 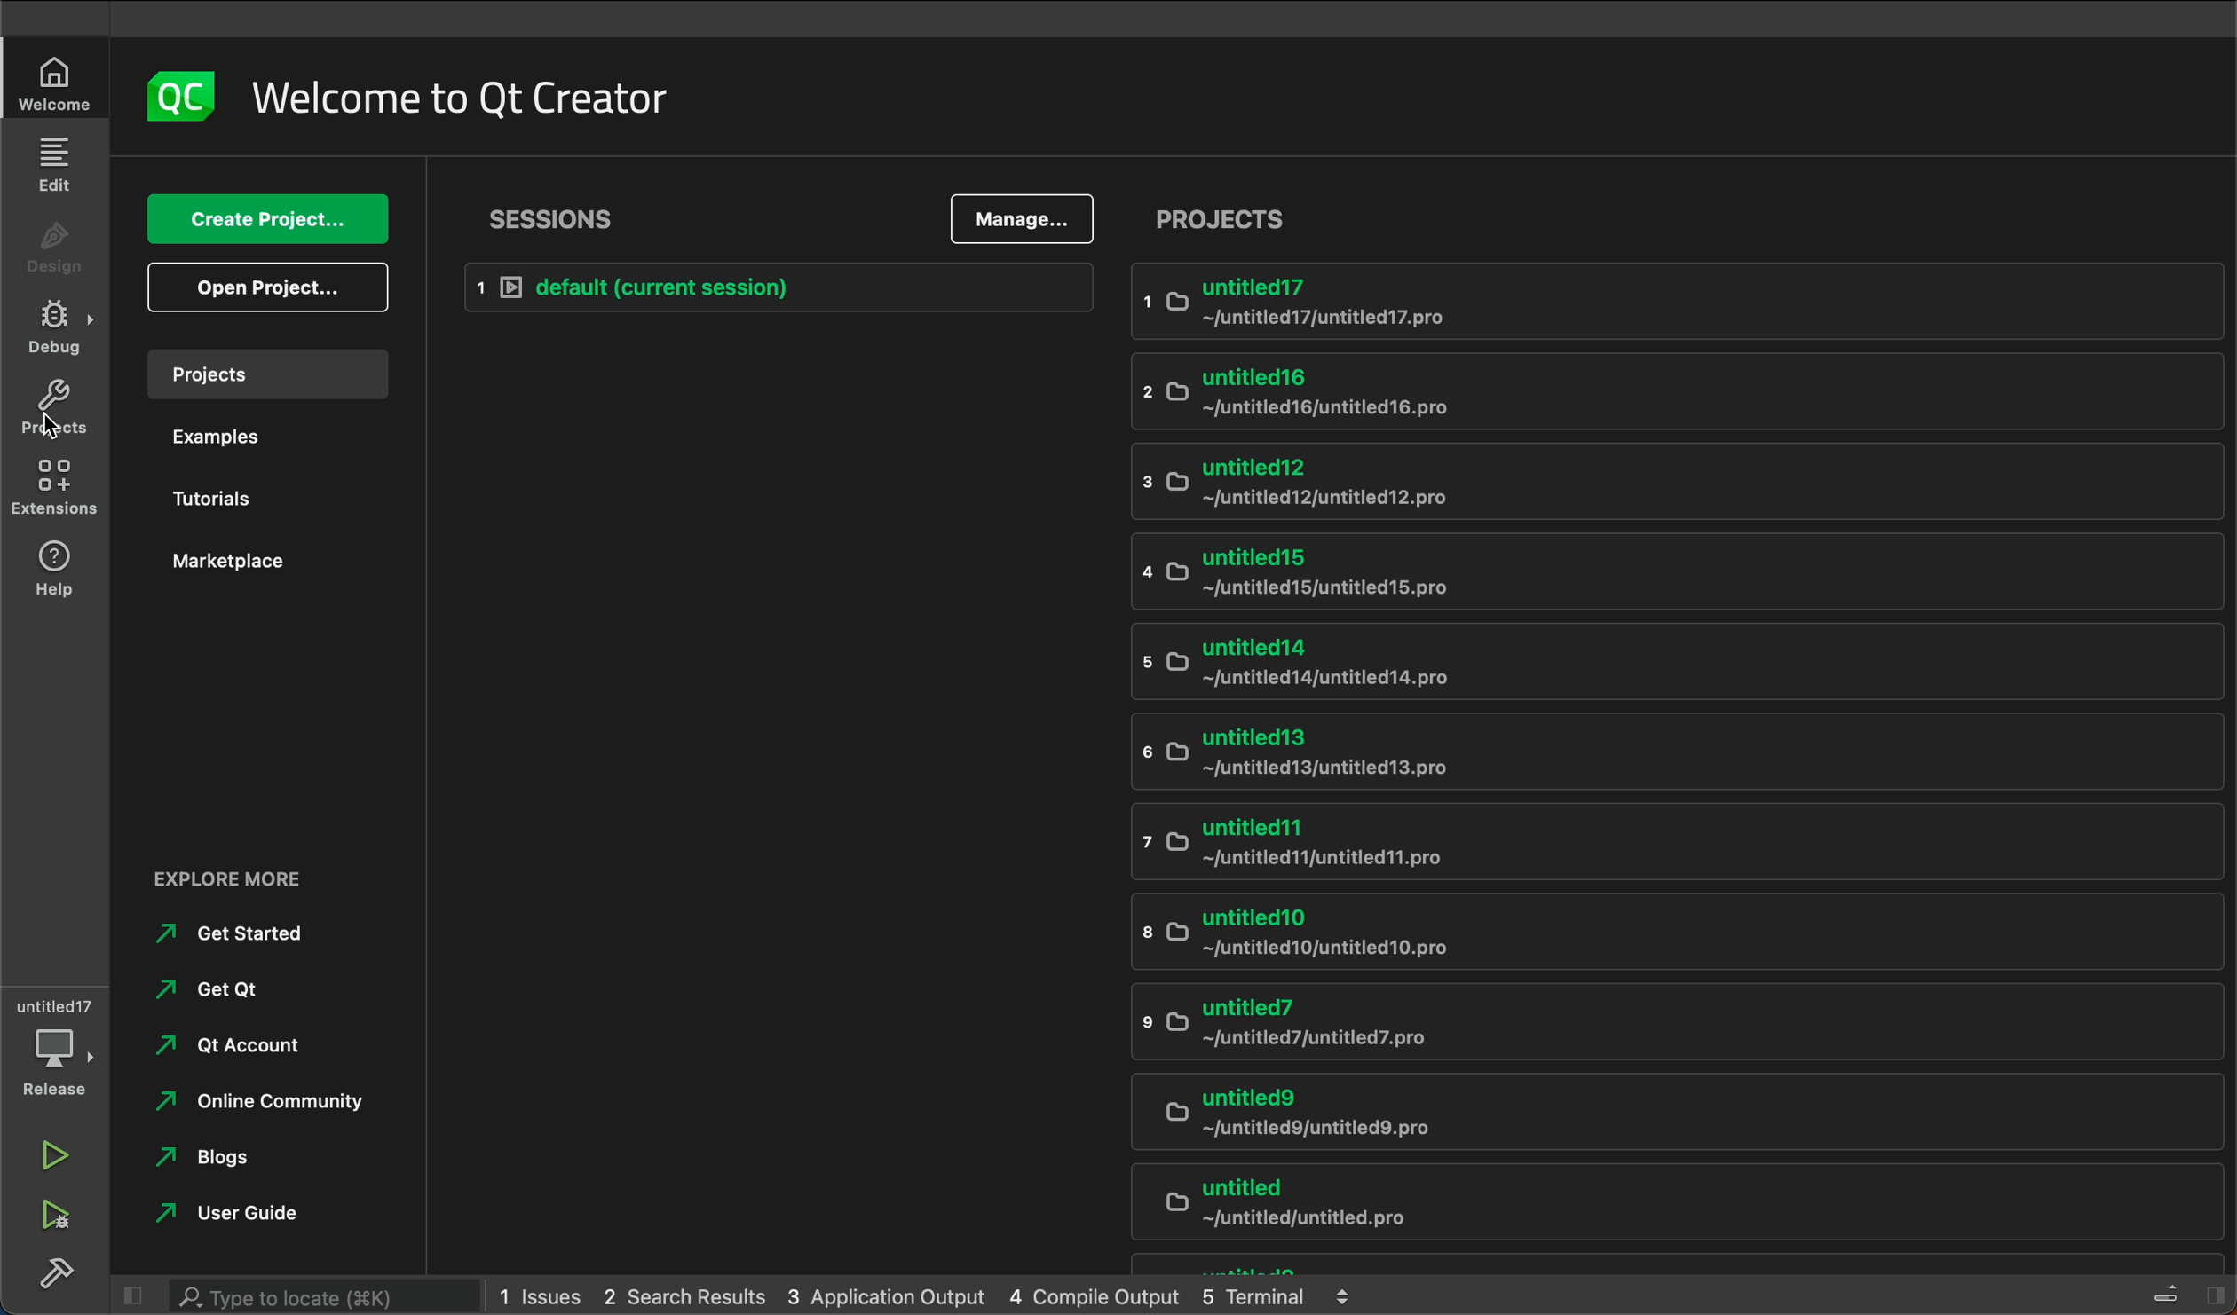 I want to click on examples, so click(x=264, y=437).